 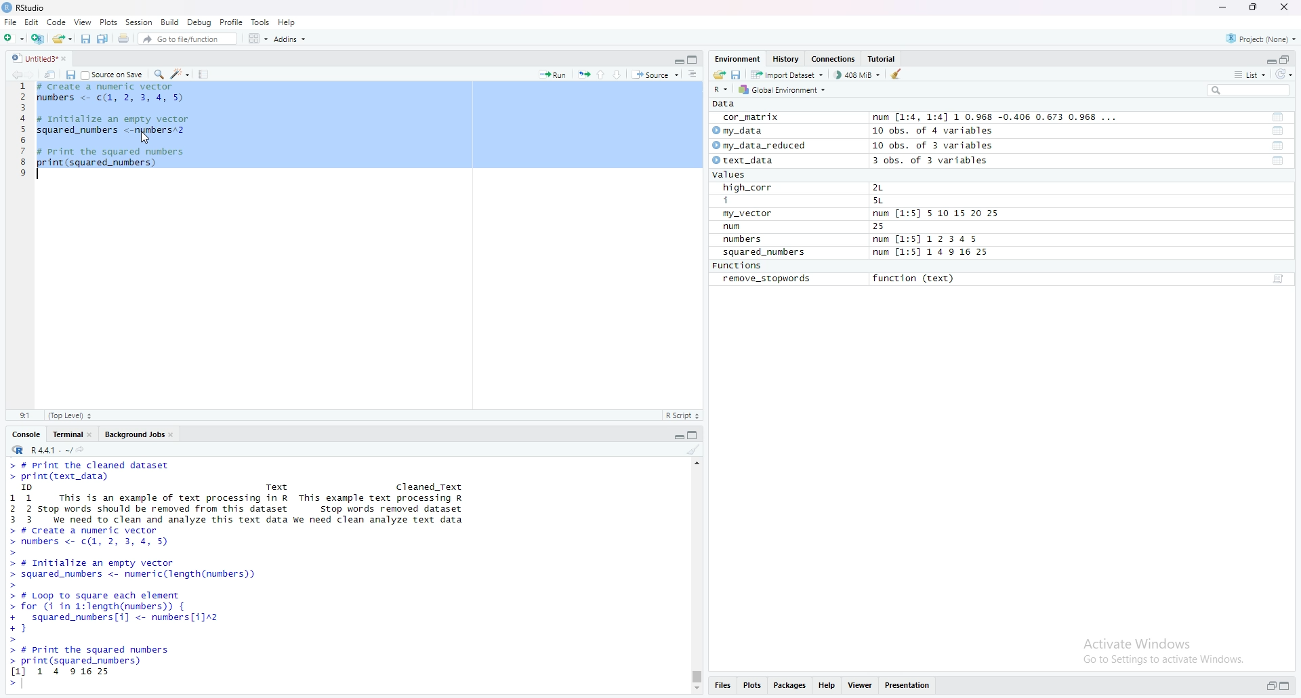 What do you see at coordinates (835, 59) in the screenshot?
I see `Connections` at bounding box center [835, 59].